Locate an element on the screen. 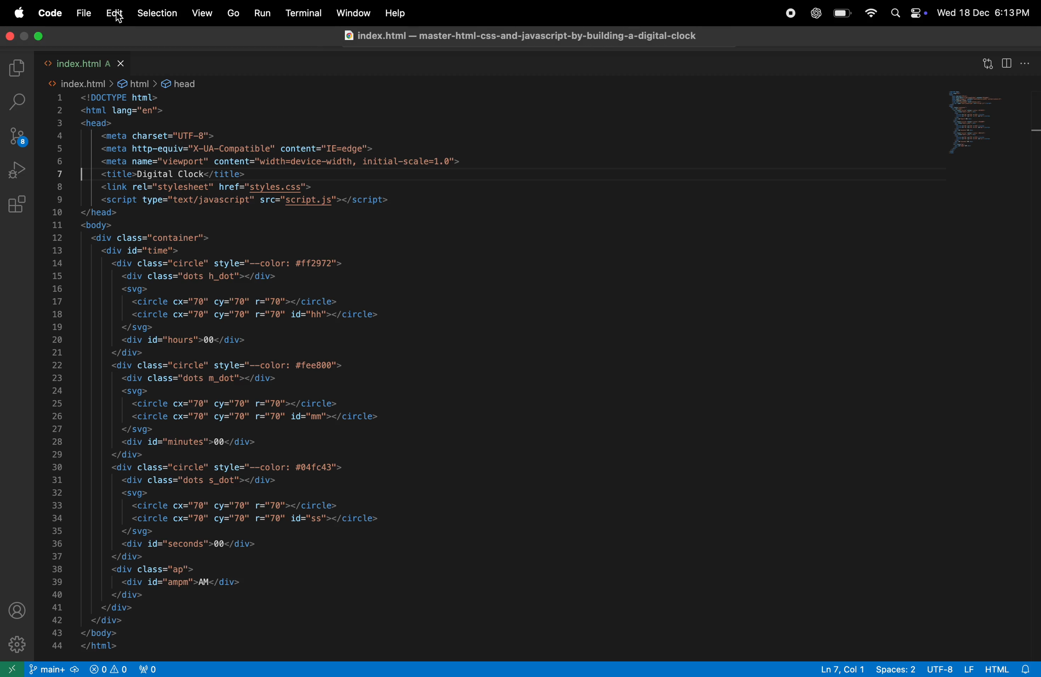 This screenshot has width=1041, height=677. utf -8 is located at coordinates (950, 668).